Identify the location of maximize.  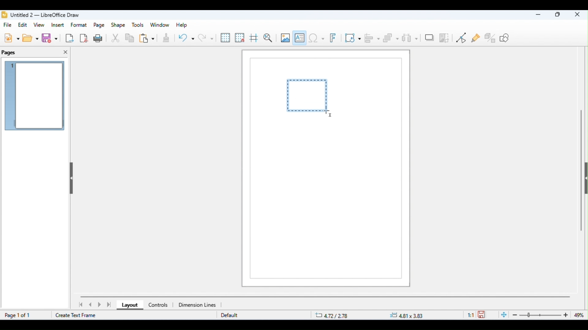
(558, 15).